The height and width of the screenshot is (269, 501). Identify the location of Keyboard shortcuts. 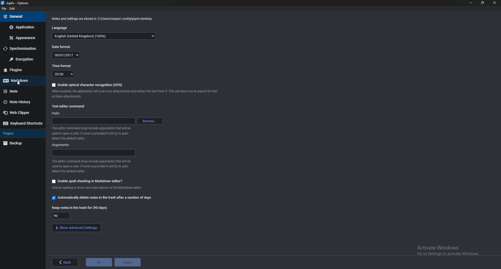
(22, 123).